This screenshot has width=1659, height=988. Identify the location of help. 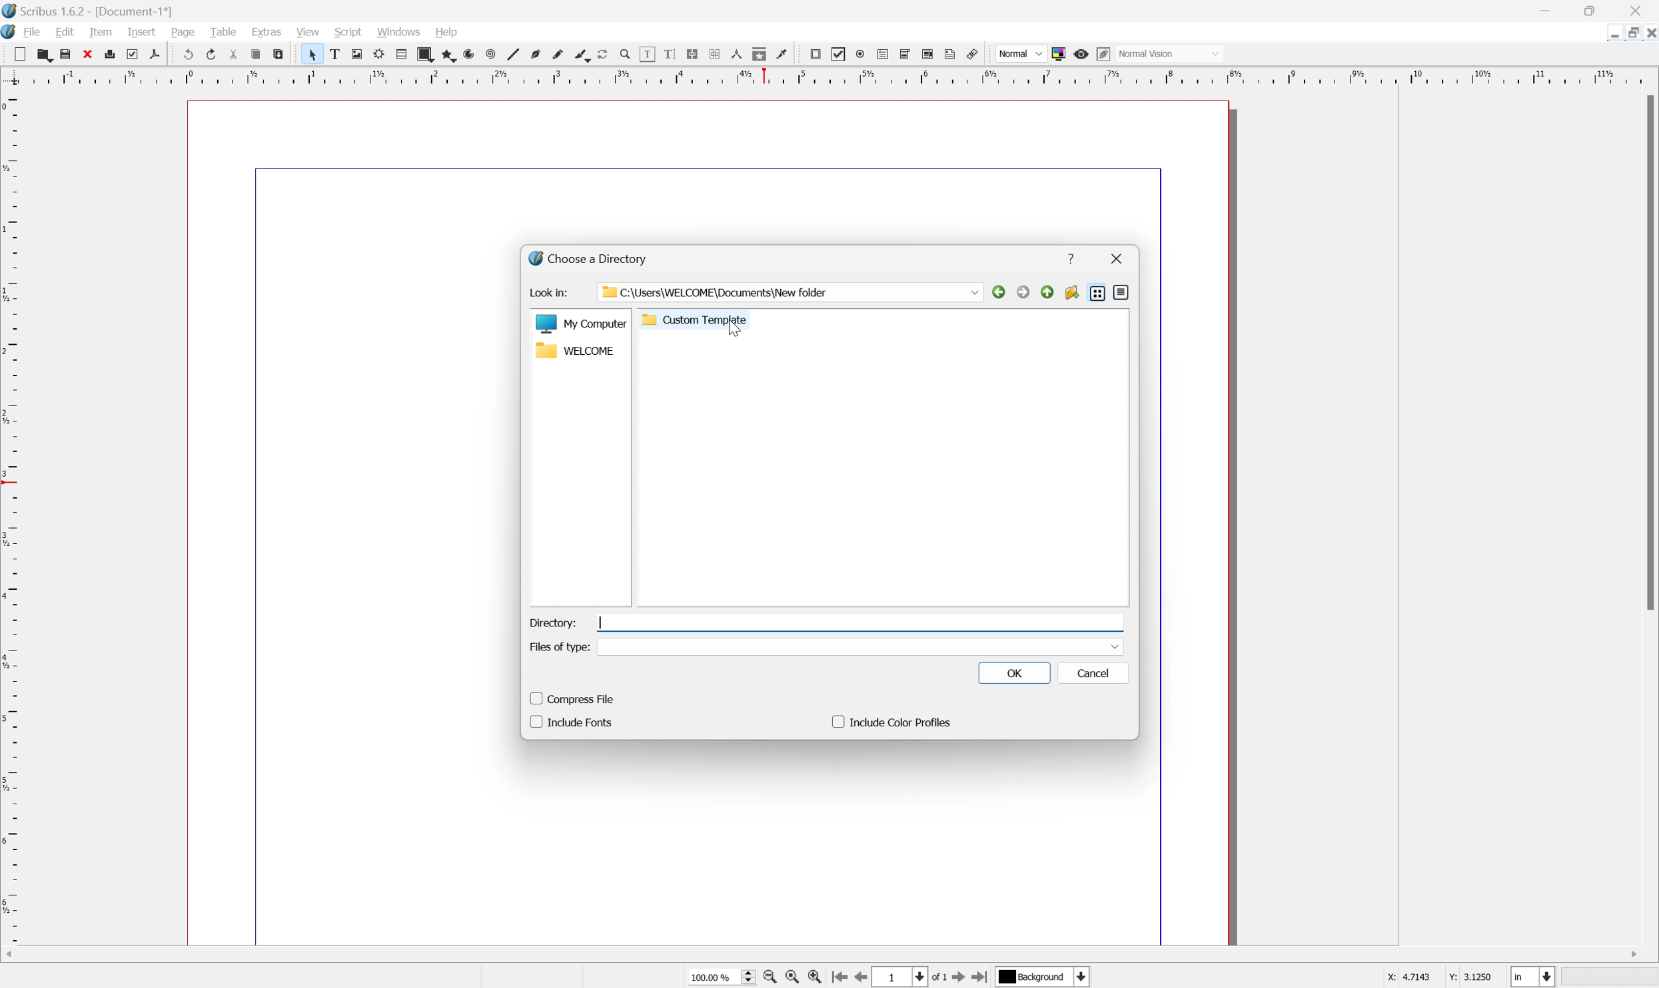
(451, 32).